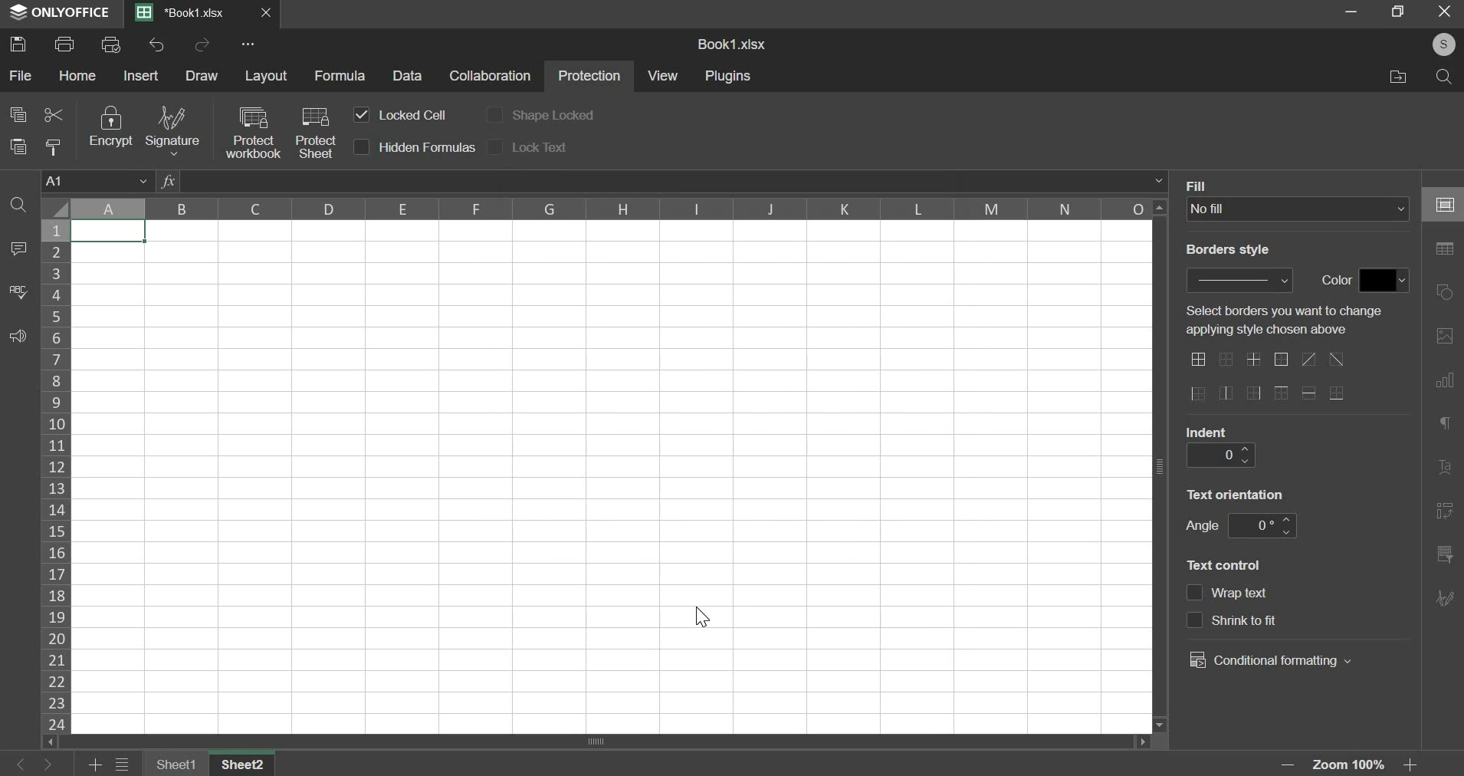  I want to click on border options, so click(1227, 361).